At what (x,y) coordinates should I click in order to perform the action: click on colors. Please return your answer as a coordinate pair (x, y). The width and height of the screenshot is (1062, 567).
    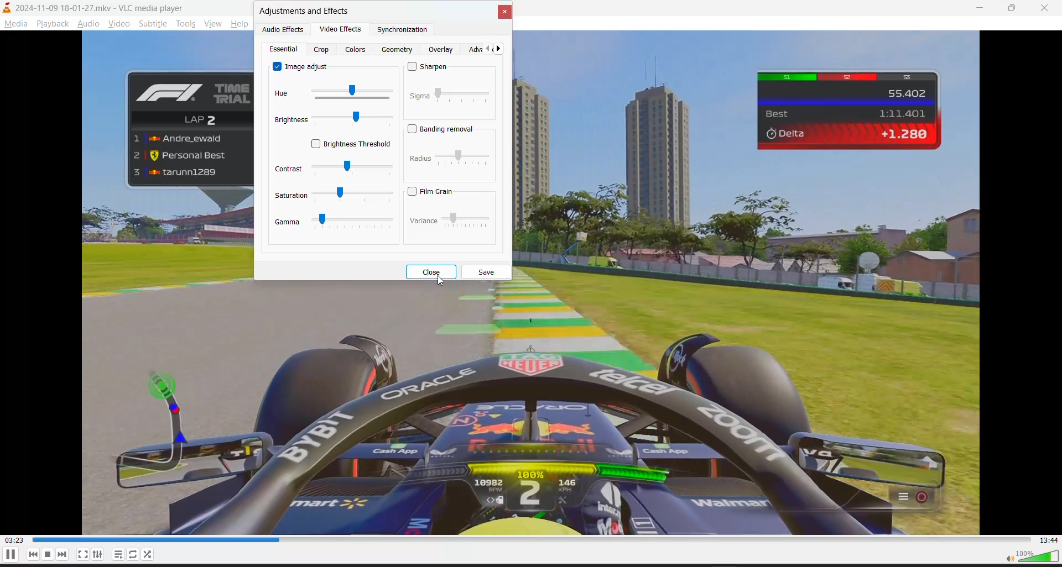
    Looking at the image, I should click on (357, 50).